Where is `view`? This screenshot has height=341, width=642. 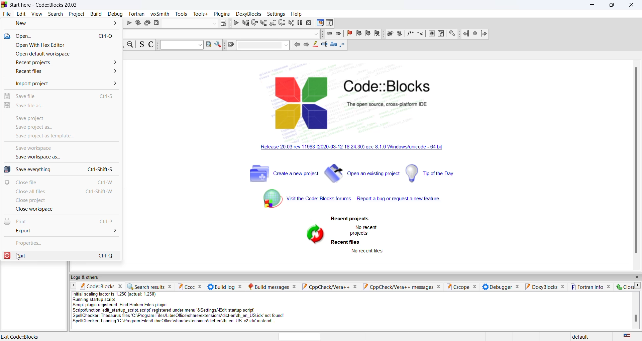 view is located at coordinates (37, 14).